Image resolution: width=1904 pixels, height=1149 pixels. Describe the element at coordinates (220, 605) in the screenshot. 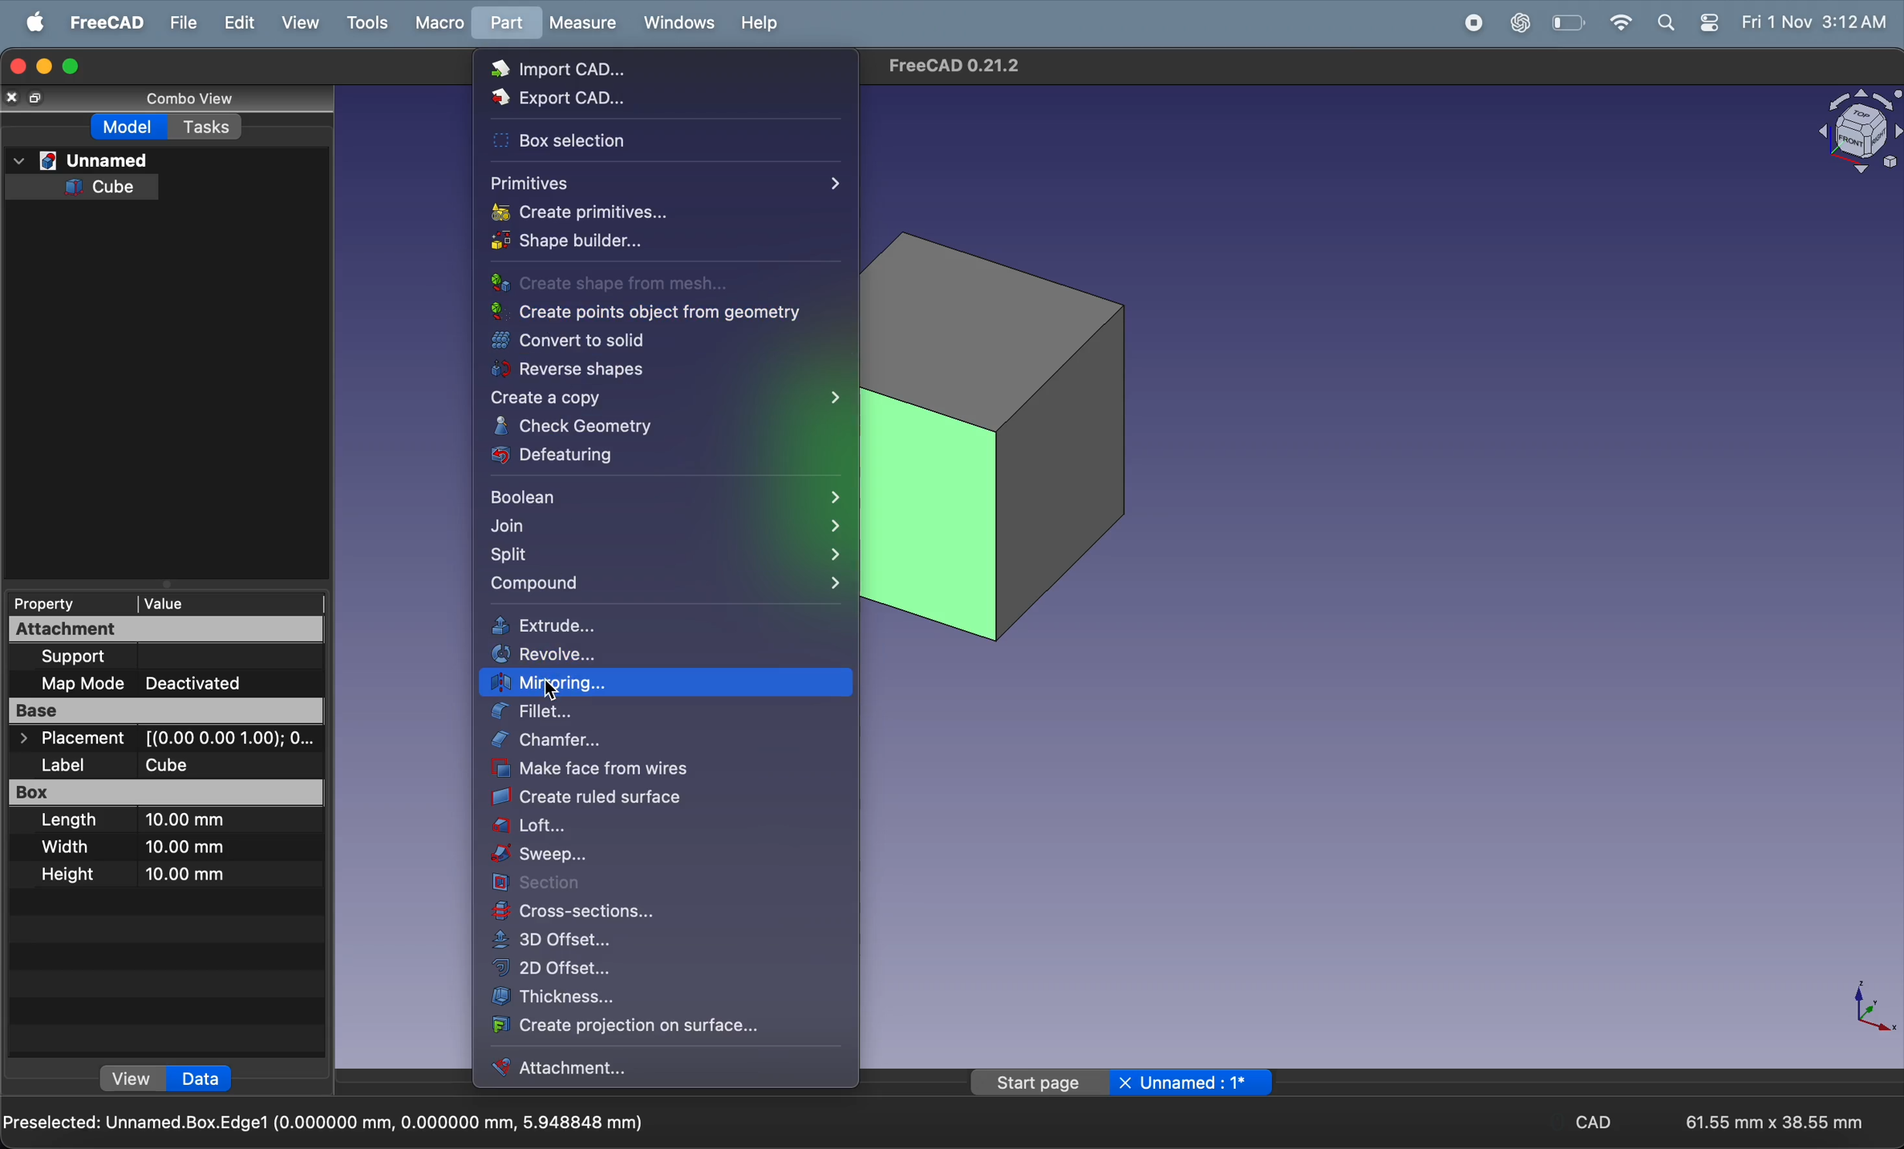

I see `value` at that location.